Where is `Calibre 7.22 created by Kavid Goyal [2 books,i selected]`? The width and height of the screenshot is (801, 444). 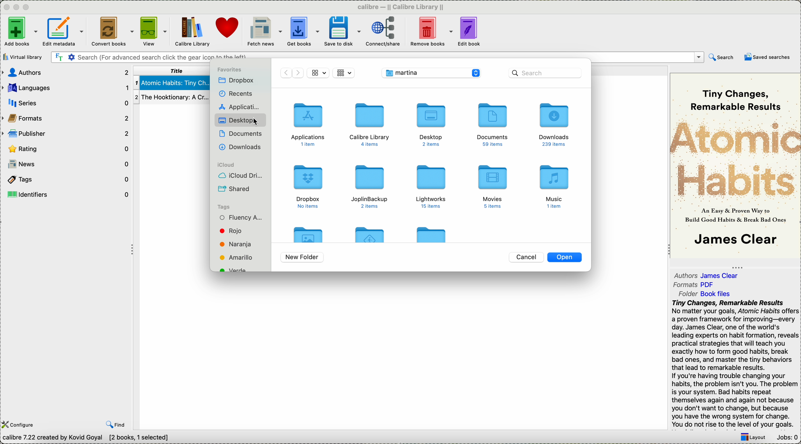
Calibre 7.22 created by Kavid Goyal [2 books,i selected] is located at coordinates (86, 438).